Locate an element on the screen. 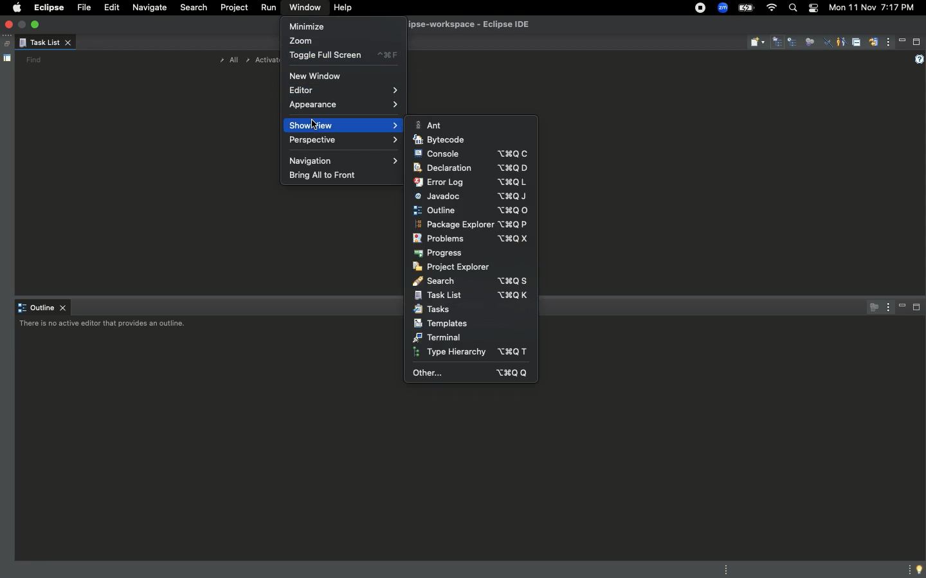 Image resolution: width=926 pixels, height=578 pixels. close is located at coordinates (10, 25).